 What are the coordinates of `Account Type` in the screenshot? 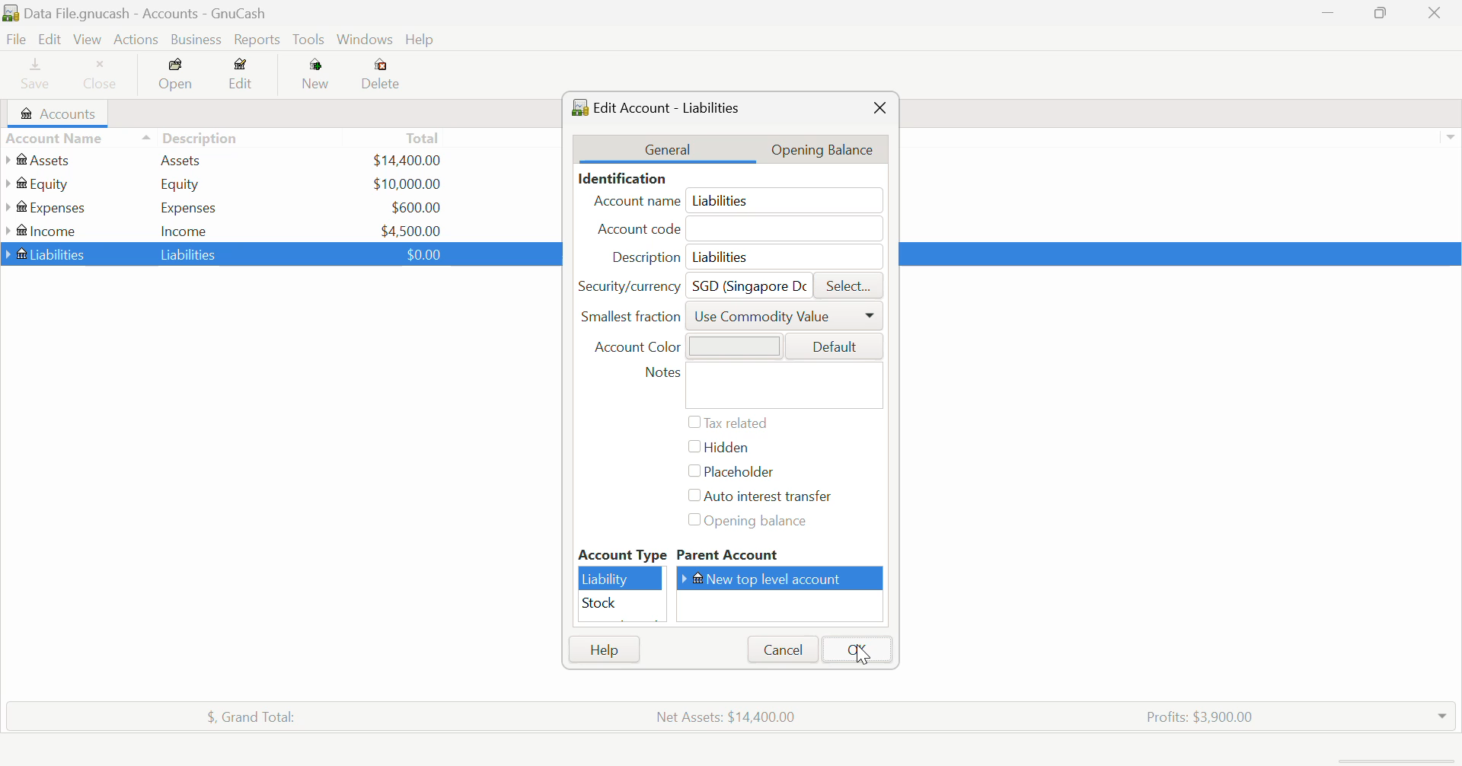 It's located at (621, 555).